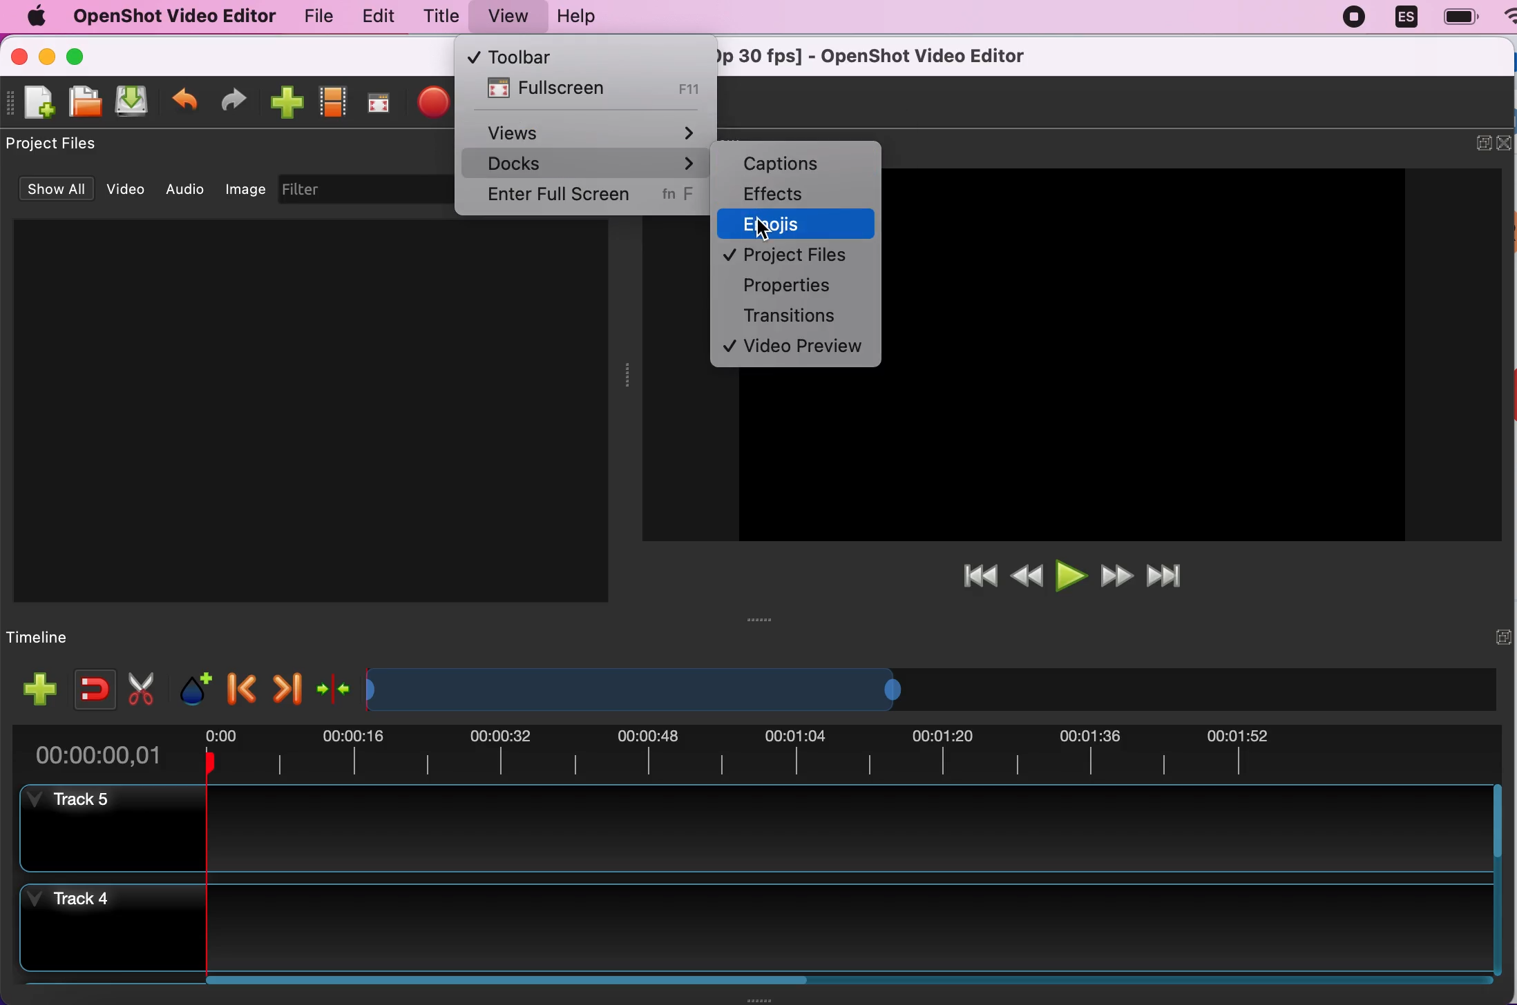  What do you see at coordinates (501, 17) in the screenshot?
I see `view` at bounding box center [501, 17].